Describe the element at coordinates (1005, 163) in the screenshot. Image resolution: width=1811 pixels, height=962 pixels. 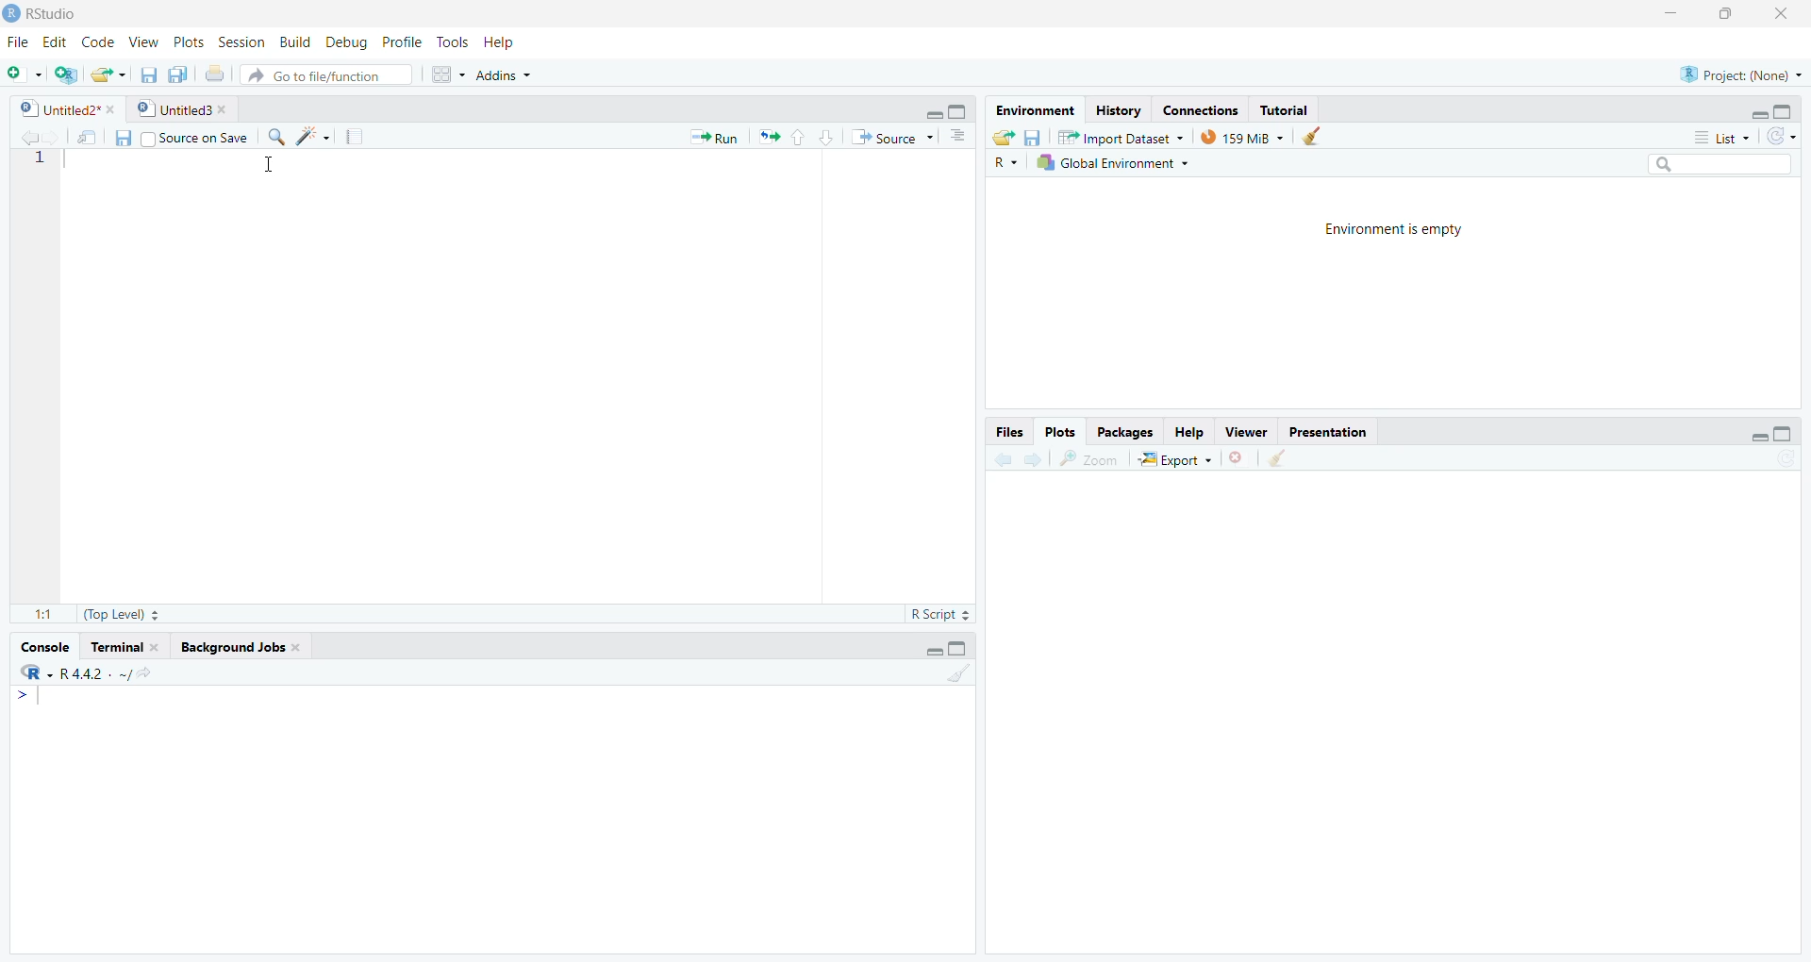
I see `R` at that location.